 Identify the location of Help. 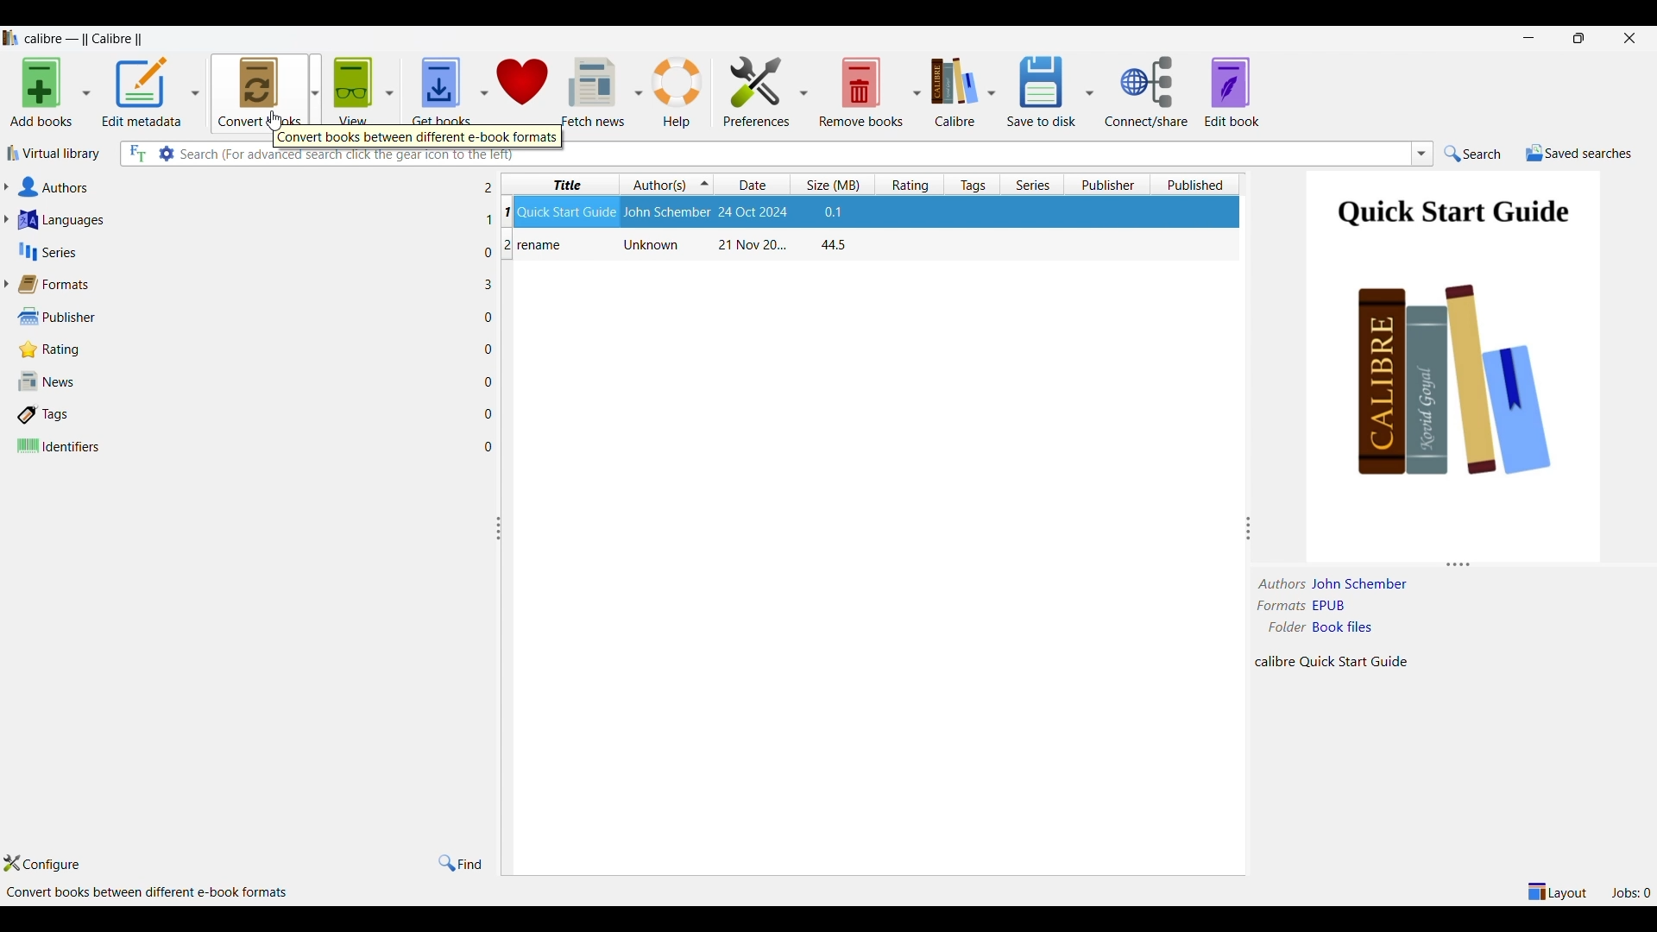
(680, 91).